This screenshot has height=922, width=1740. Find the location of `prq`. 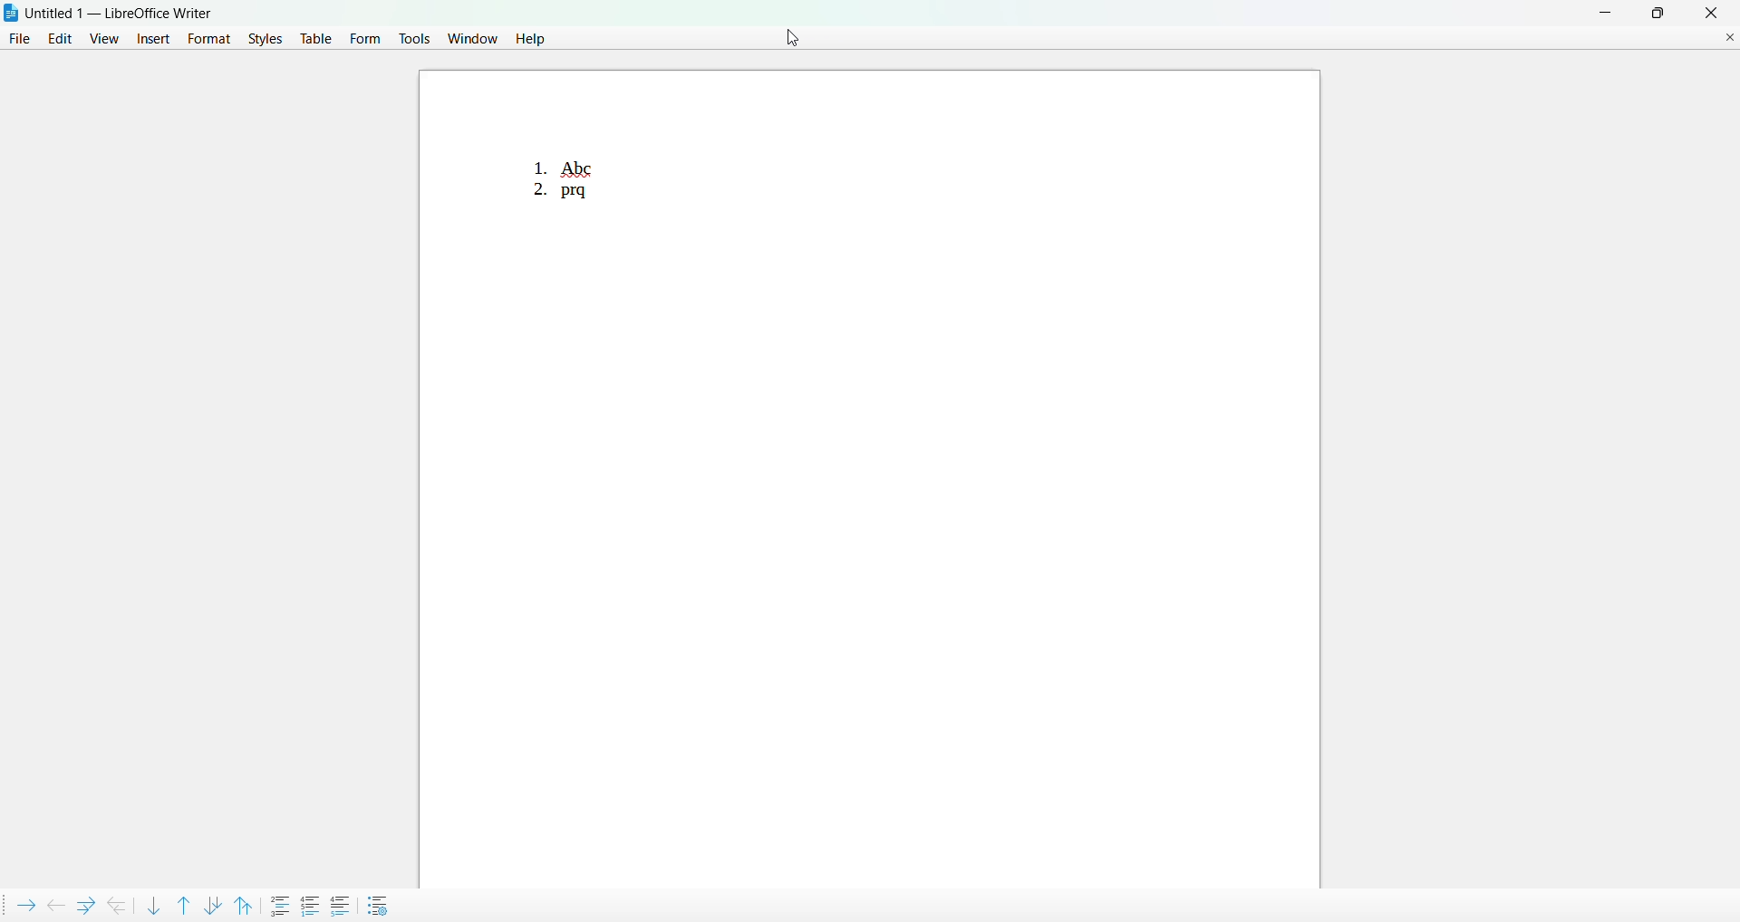

prq is located at coordinates (578, 197).